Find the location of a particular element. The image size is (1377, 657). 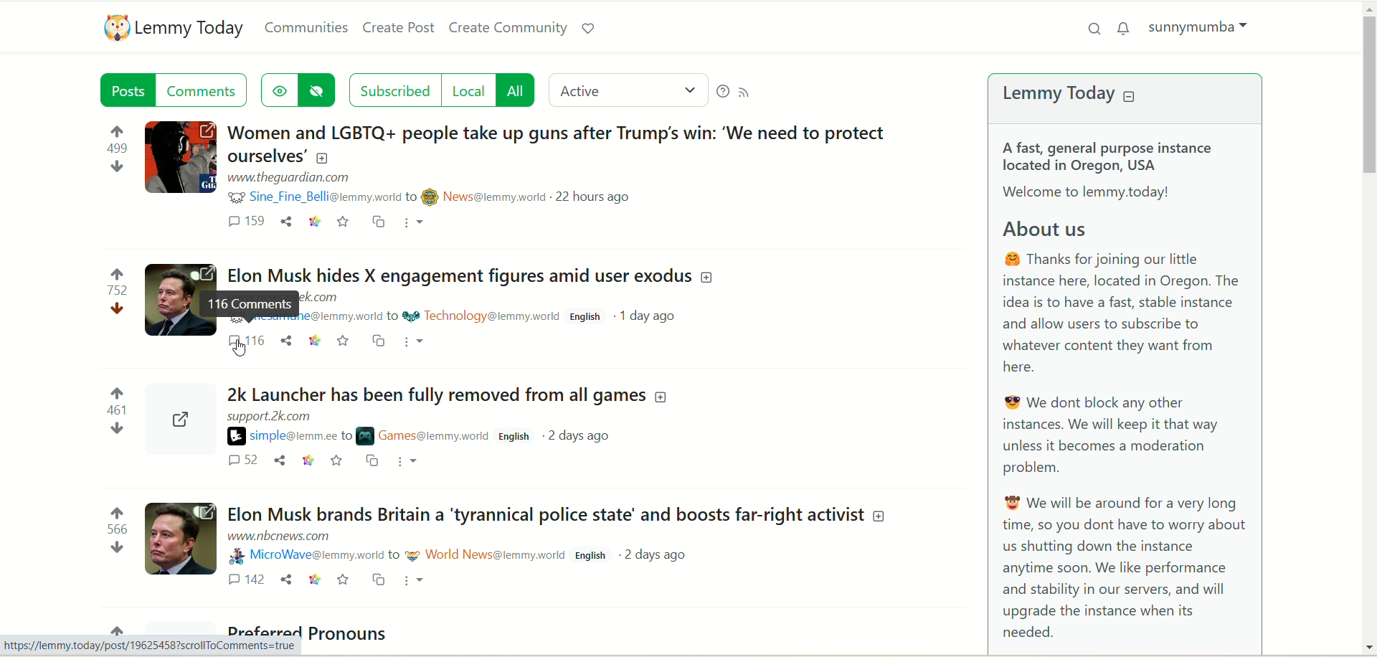

create community is located at coordinates (509, 29).